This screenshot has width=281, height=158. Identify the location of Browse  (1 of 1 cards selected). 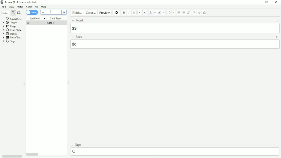
(22, 2).